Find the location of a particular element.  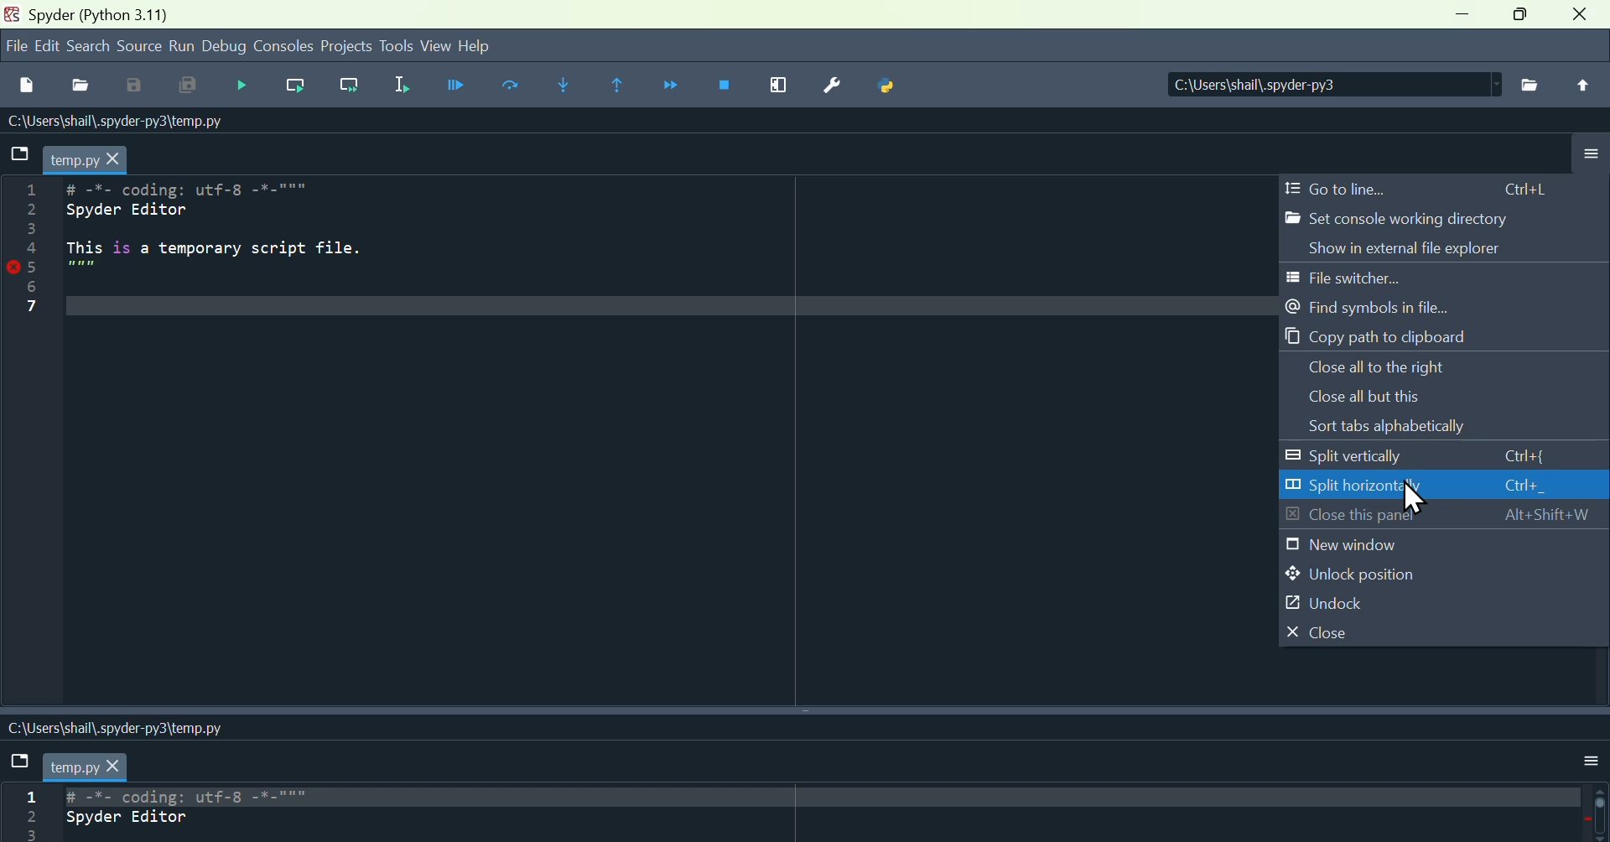

Continue execution until next function is located at coordinates (677, 86).